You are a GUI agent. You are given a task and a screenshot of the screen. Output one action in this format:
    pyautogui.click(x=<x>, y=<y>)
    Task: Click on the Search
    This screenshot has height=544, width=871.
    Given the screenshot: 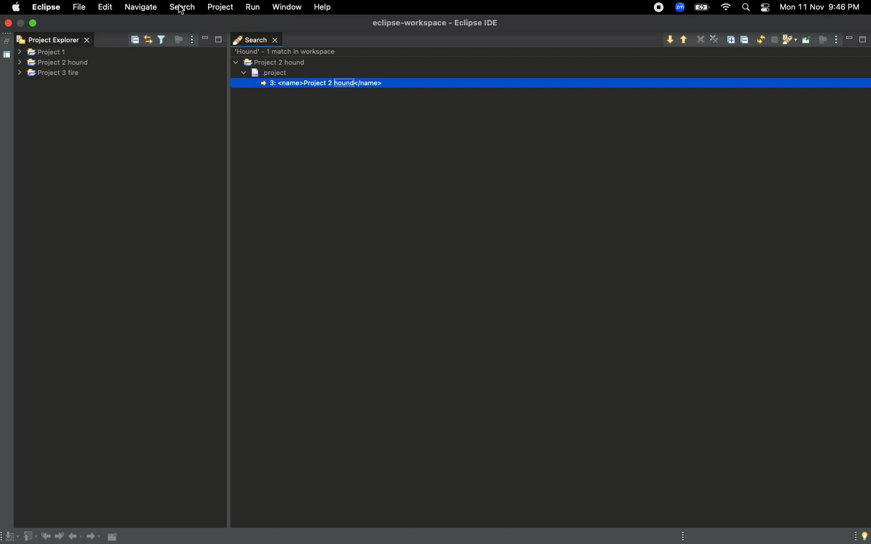 What is the action you would take?
    pyautogui.click(x=183, y=8)
    